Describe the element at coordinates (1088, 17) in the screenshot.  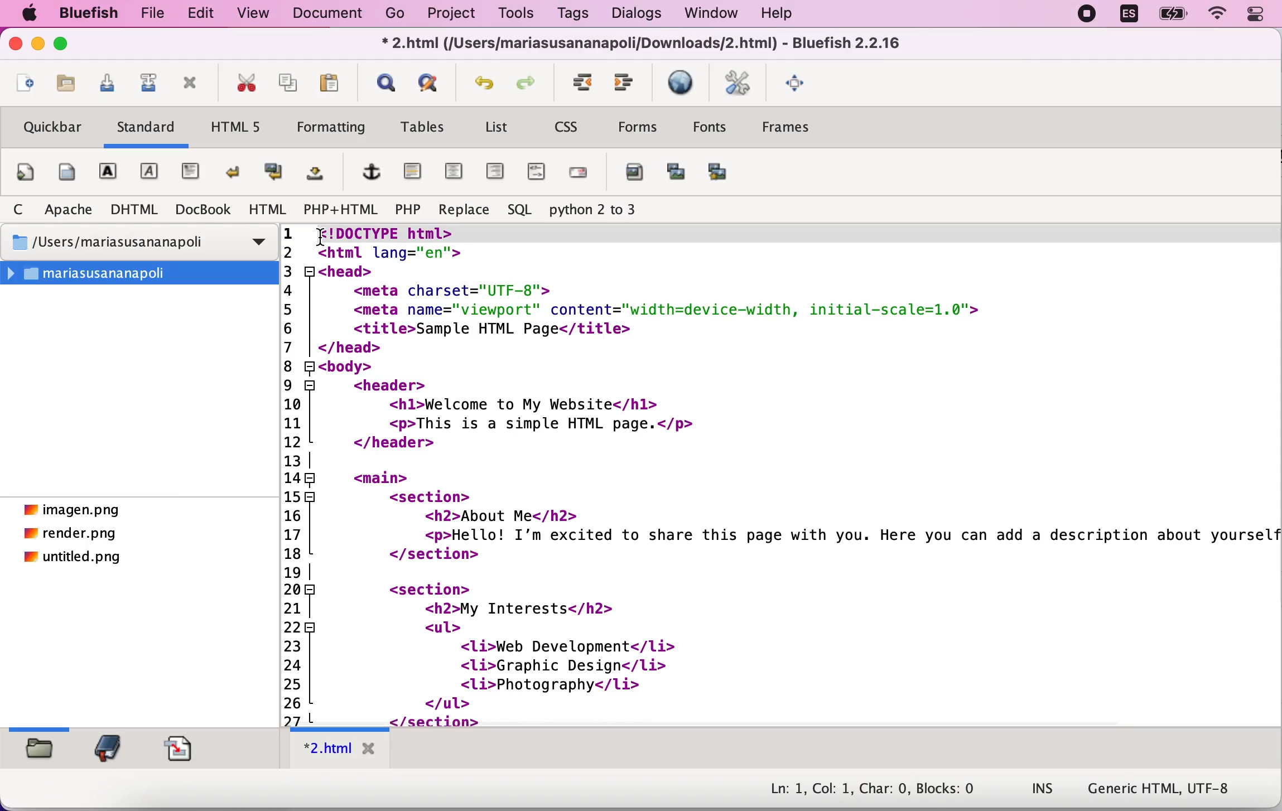
I see `recording` at that location.